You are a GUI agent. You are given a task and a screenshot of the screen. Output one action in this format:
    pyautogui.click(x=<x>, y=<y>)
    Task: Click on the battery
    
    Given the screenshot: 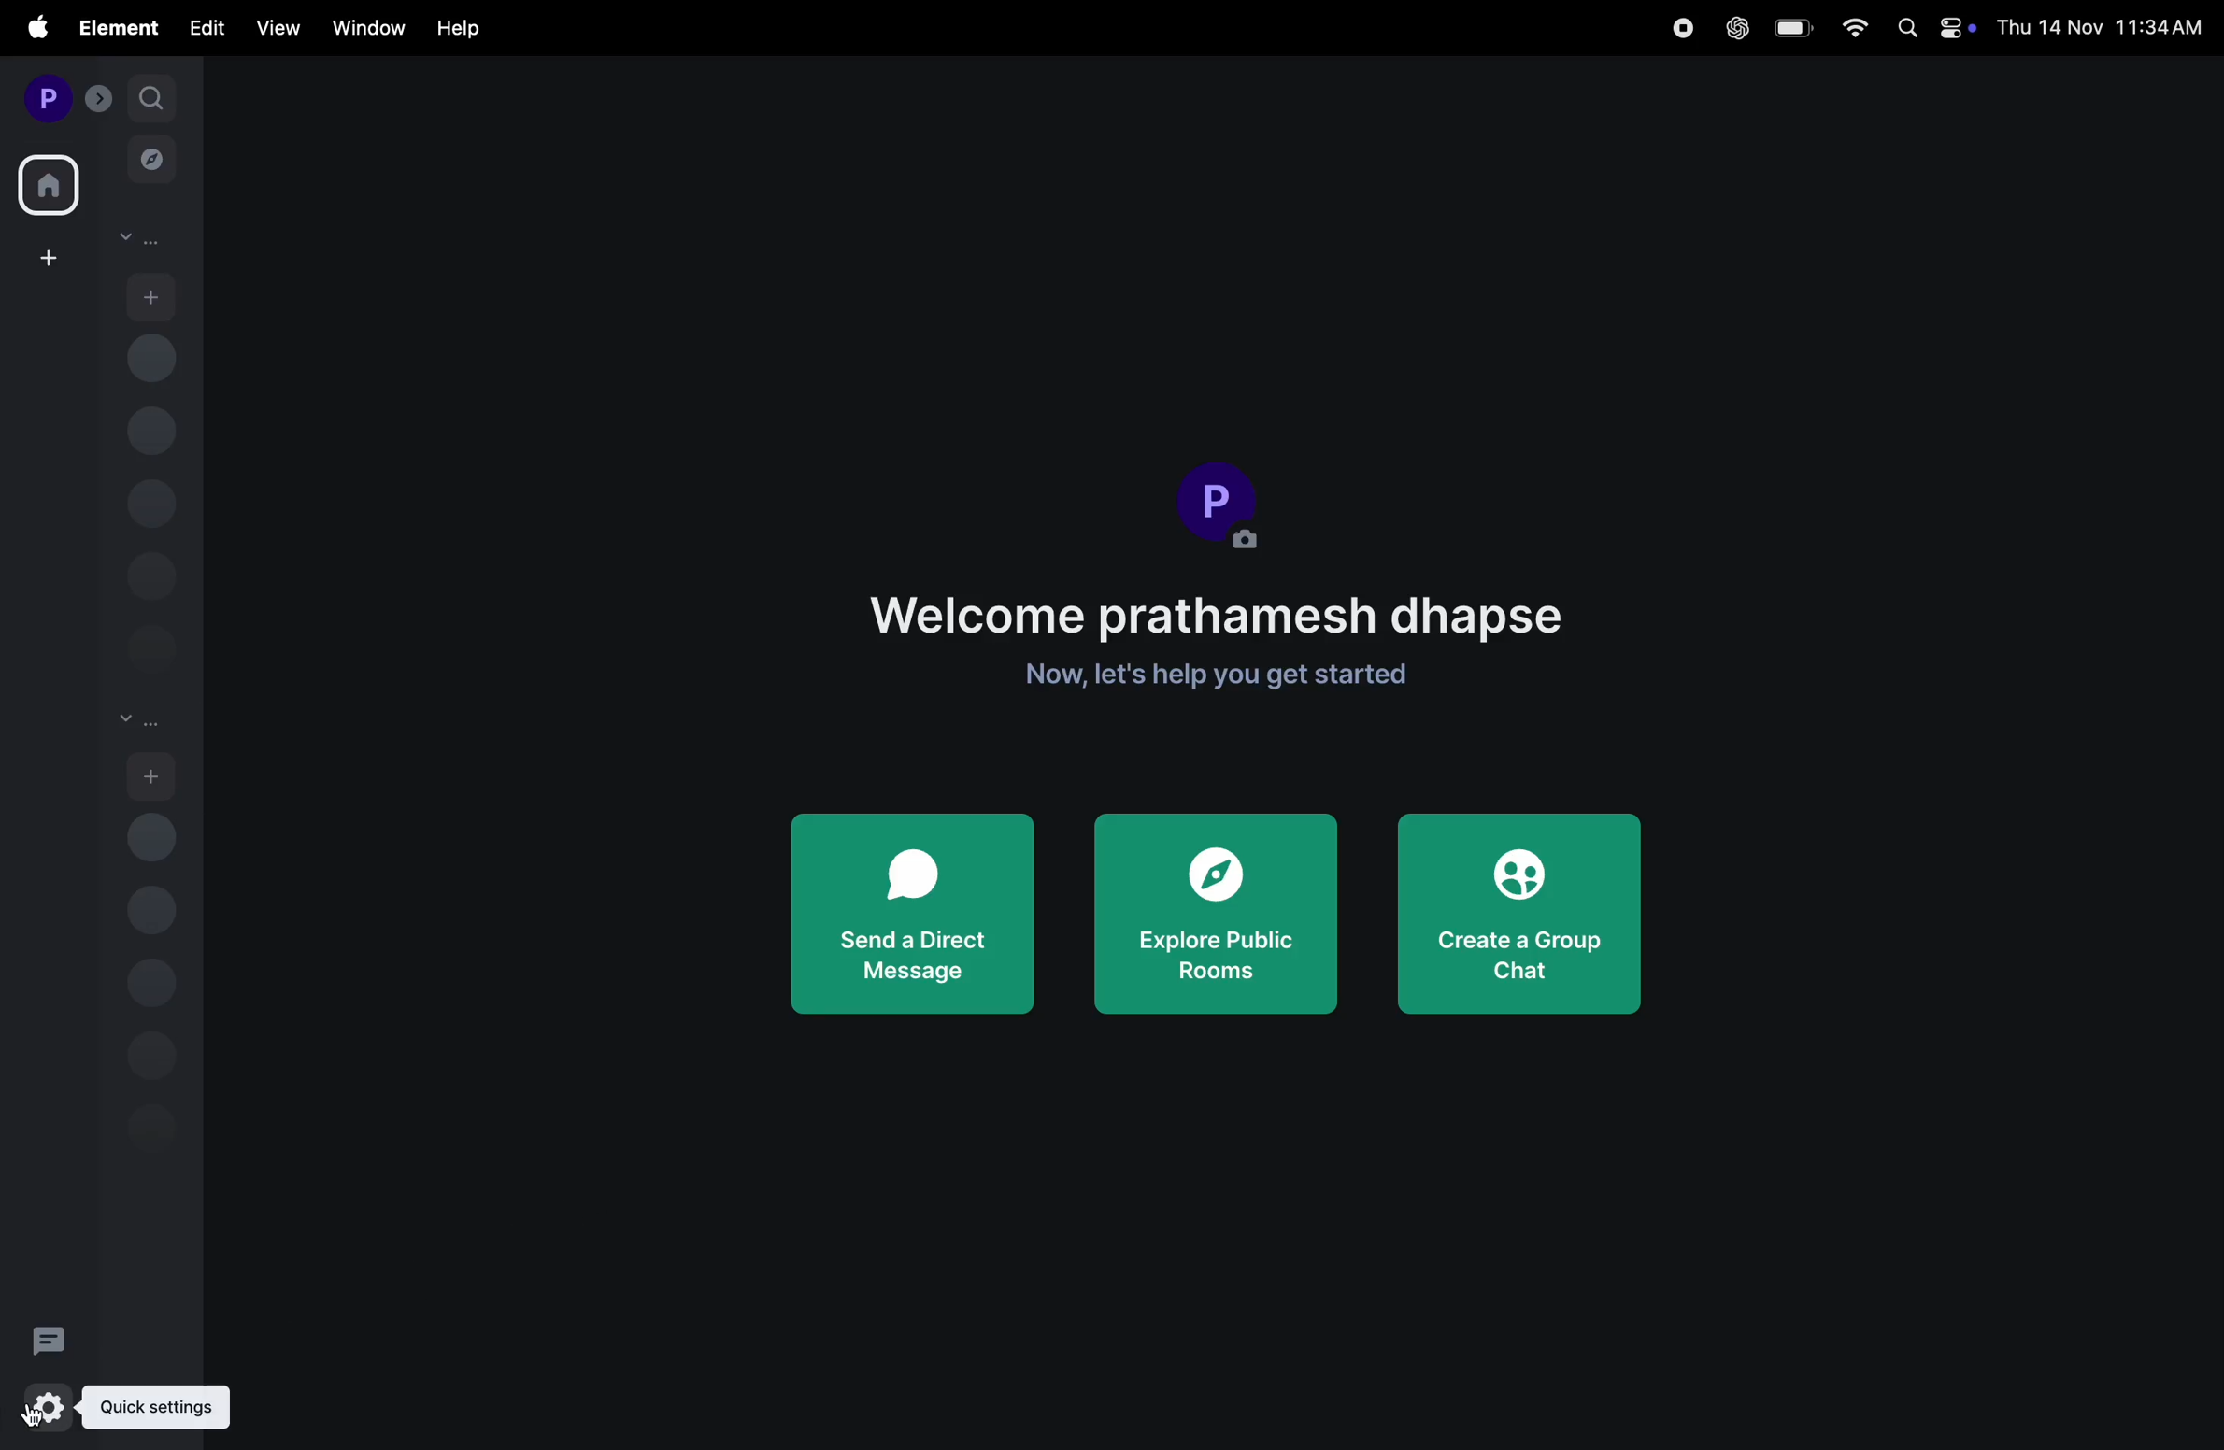 What is the action you would take?
    pyautogui.click(x=1790, y=28)
    